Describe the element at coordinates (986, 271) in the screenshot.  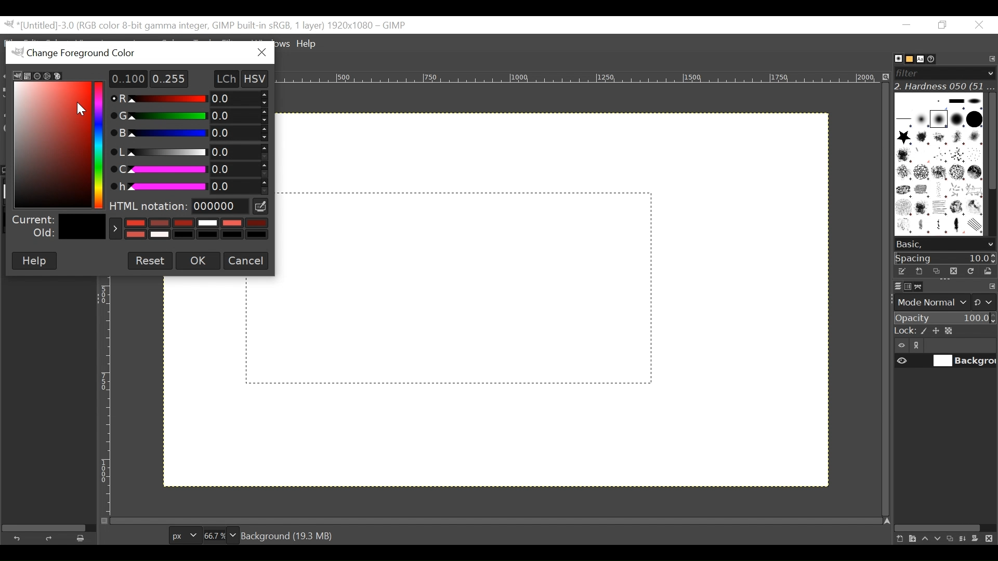
I see `Open` at that location.